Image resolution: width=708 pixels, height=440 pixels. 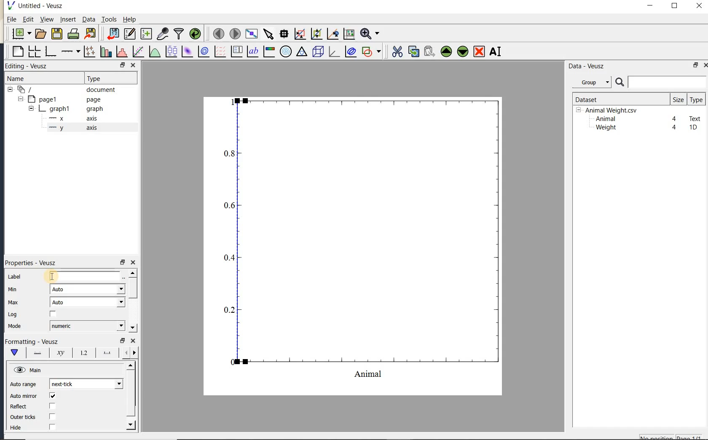 I want to click on 4, so click(x=675, y=119).